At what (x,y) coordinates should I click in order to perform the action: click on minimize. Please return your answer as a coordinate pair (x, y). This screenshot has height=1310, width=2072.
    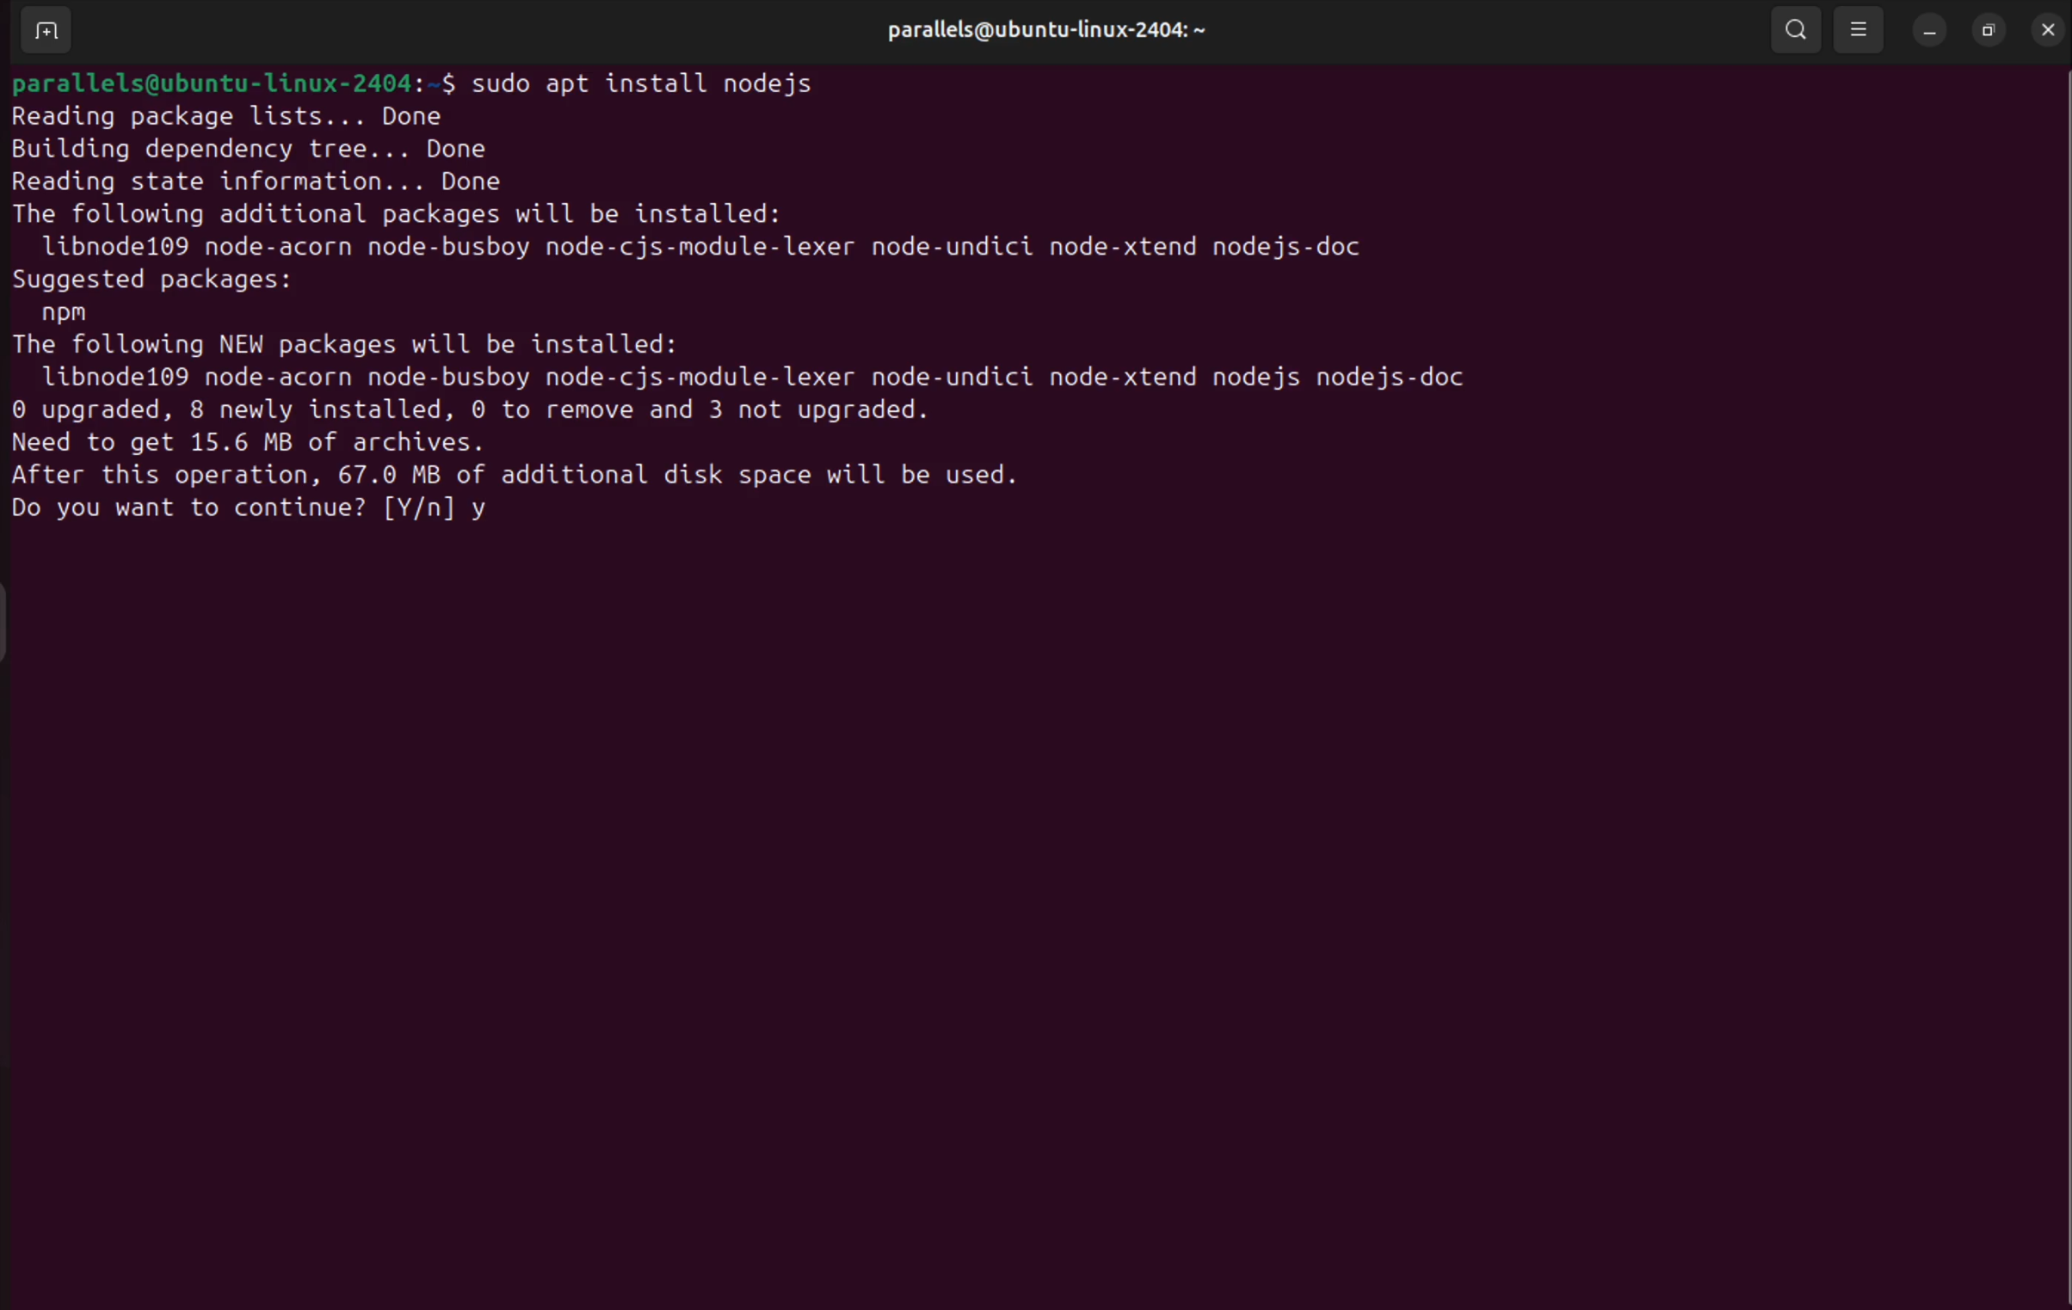
    Looking at the image, I should click on (1928, 34).